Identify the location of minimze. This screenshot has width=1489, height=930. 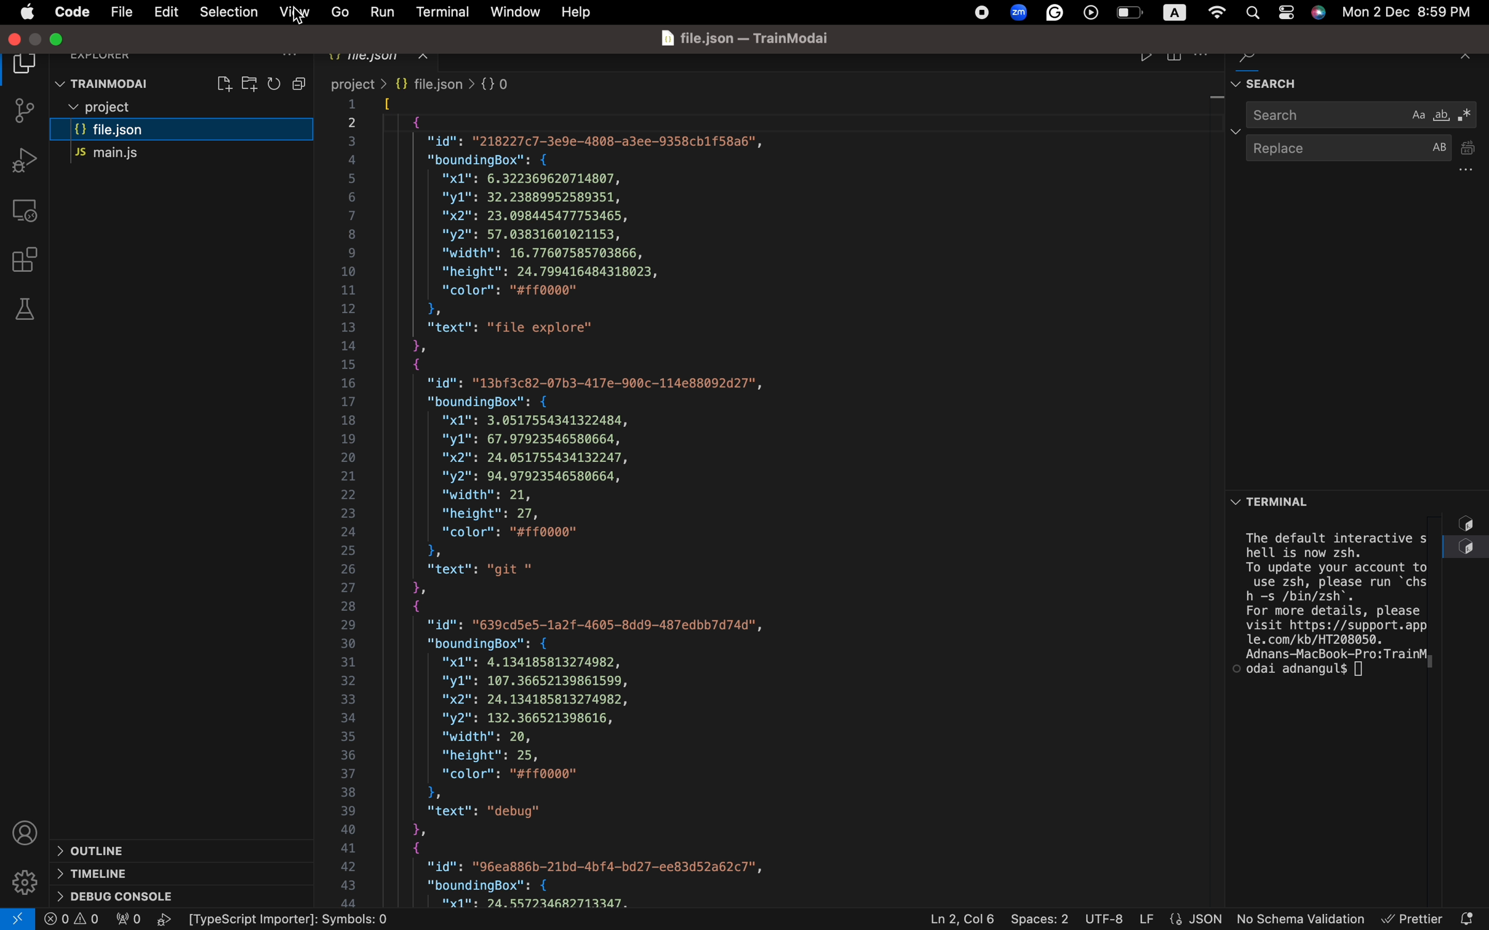
(59, 35).